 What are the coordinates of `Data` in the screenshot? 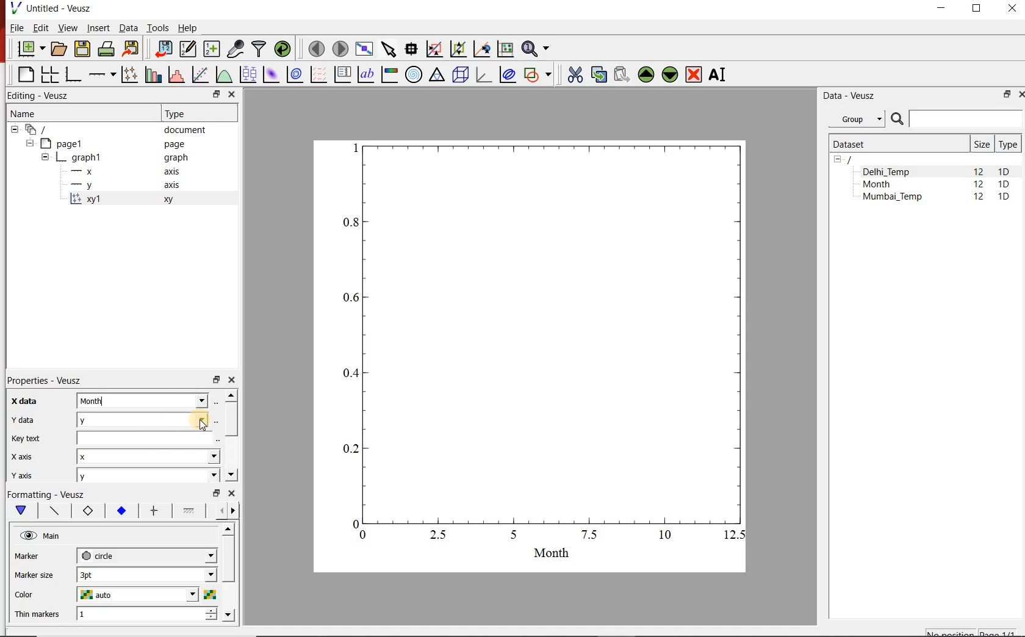 It's located at (128, 27).